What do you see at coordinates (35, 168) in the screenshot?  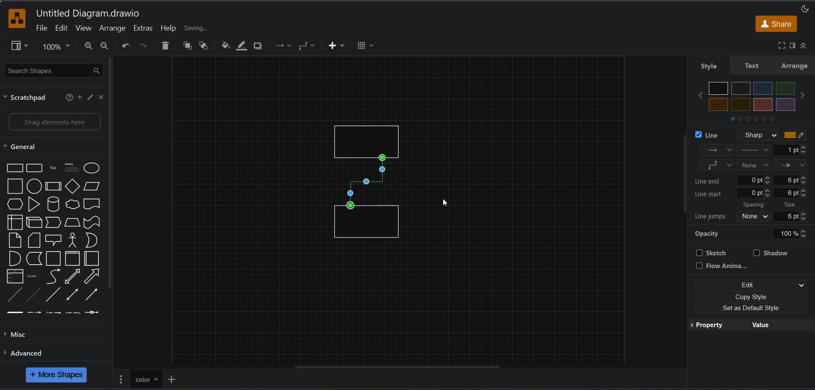 I see `Rounded Rectangle` at bounding box center [35, 168].